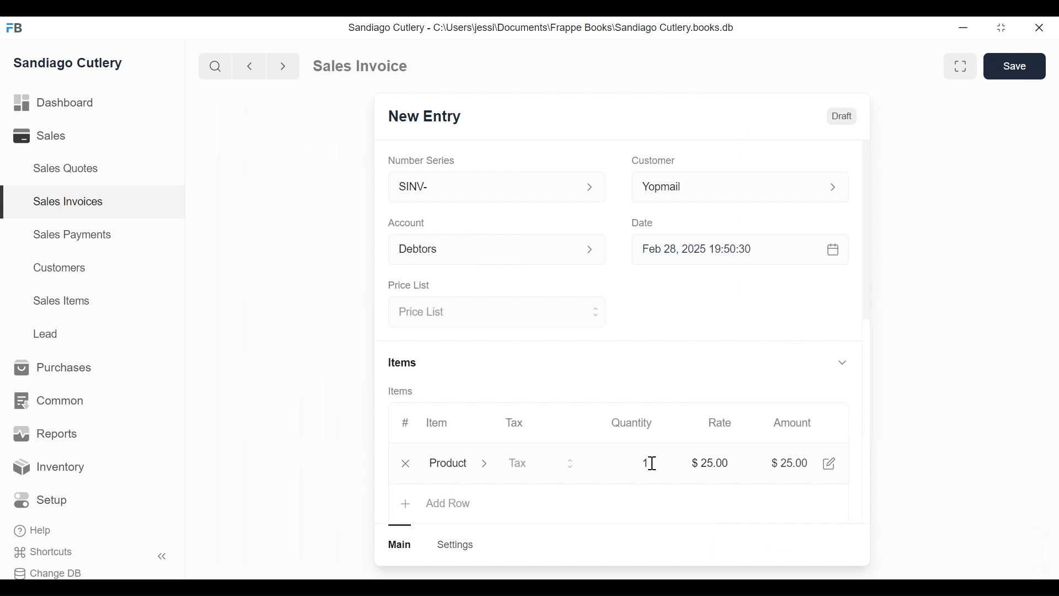  Describe the element at coordinates (793, 423) in the screenshot. I see `Amount` at that location.